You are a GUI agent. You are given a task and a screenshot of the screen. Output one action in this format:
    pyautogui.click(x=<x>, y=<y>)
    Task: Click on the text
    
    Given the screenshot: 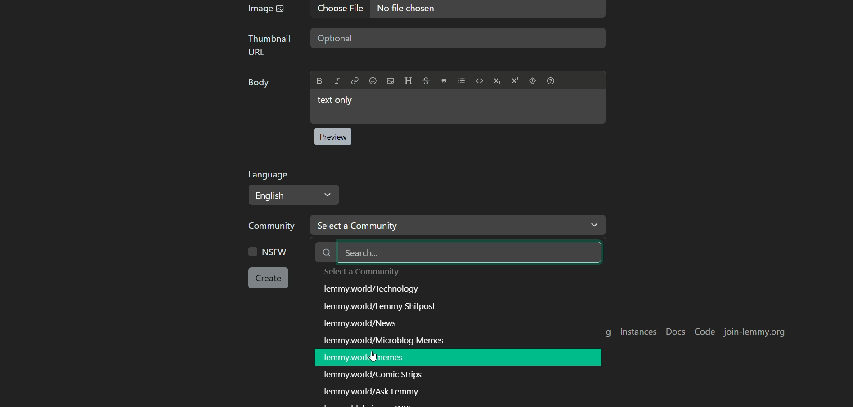 What is the action you would take?
    pyautogui.click(x=386, y=308)
    